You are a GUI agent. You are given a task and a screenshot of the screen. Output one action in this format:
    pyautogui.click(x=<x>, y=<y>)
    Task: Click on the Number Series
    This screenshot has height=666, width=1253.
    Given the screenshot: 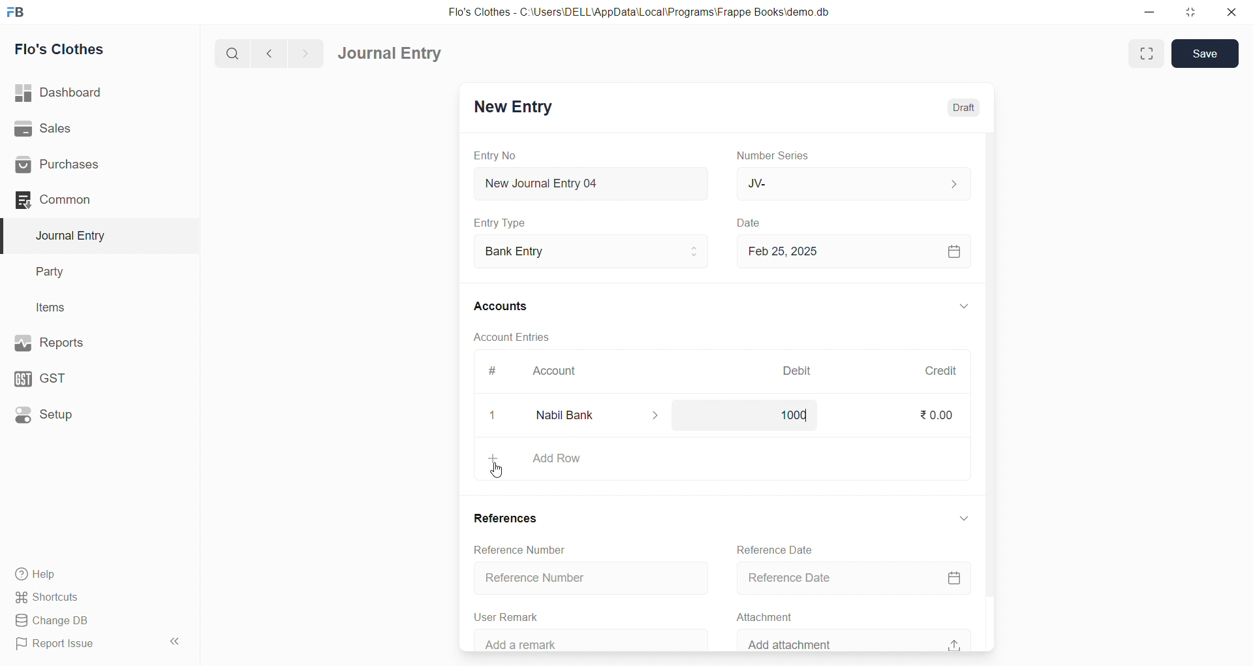 What is the action you would take?
    pyautogui.click(x=775, y=155)
    